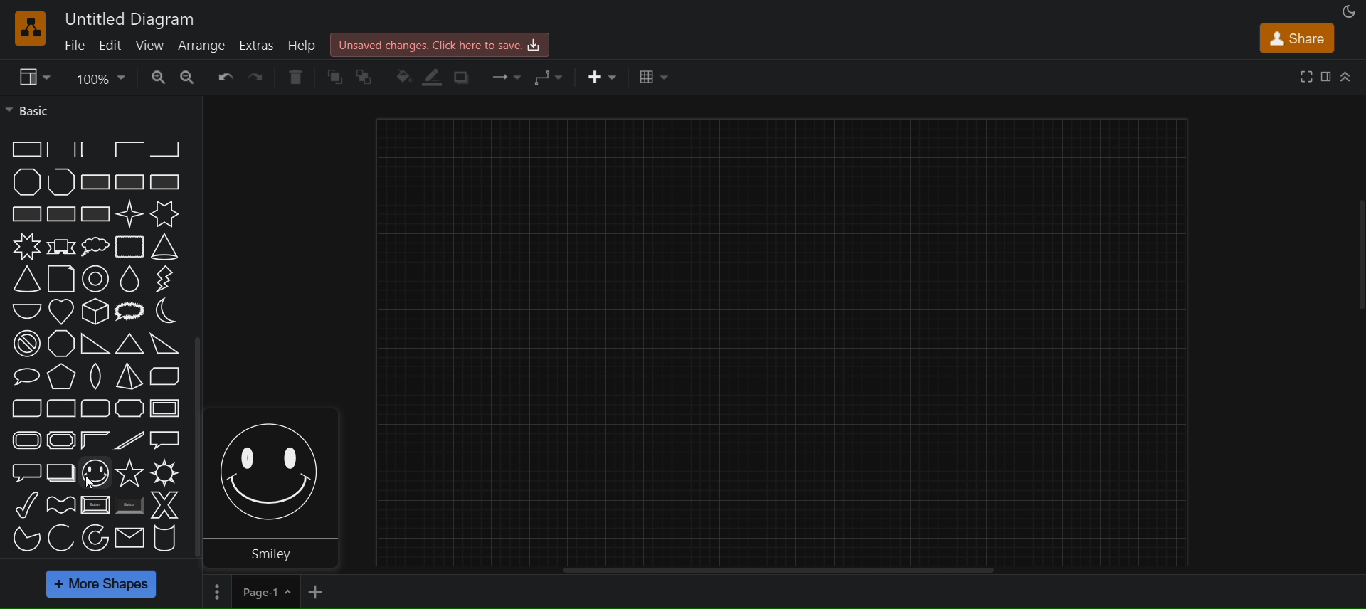 This screenshot has width=1366, height=609. What do you see at coordinates (1326, 75) in the screenshot?
I see `format` at bounding box center [1326, 75].